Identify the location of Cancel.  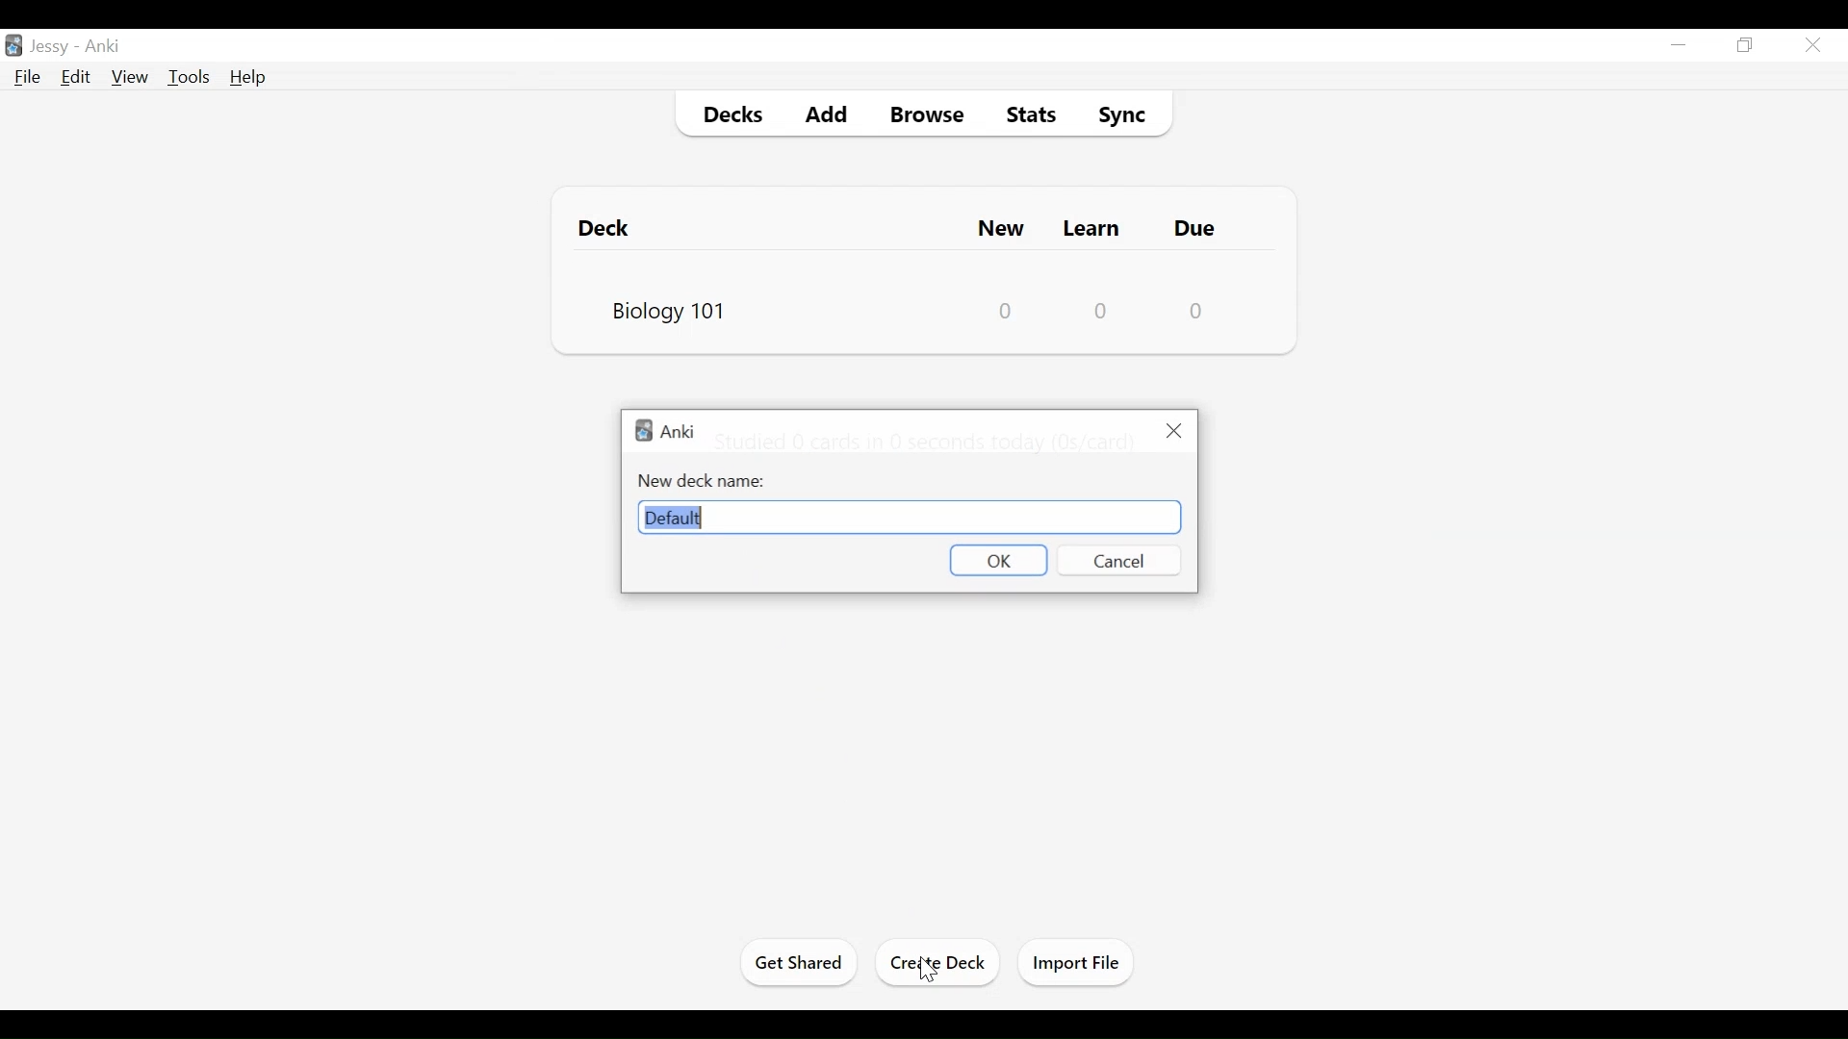
(1116, 561).